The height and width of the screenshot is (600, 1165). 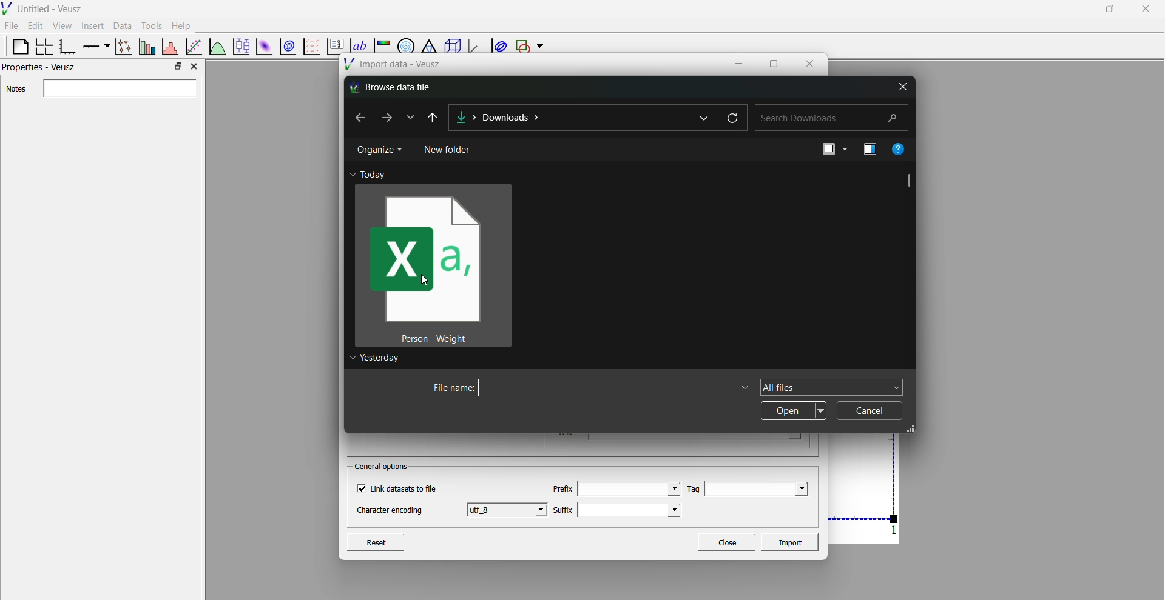 What do you see at coordinates (873, 411) in the screenshot?
I see `cancel` at bounding box center [873, 411].